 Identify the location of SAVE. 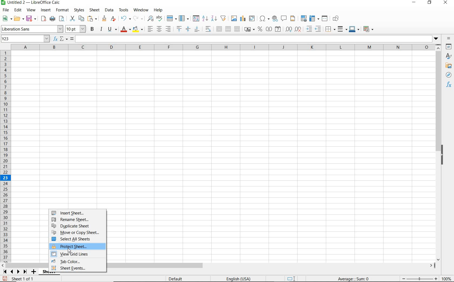
(31, 18).